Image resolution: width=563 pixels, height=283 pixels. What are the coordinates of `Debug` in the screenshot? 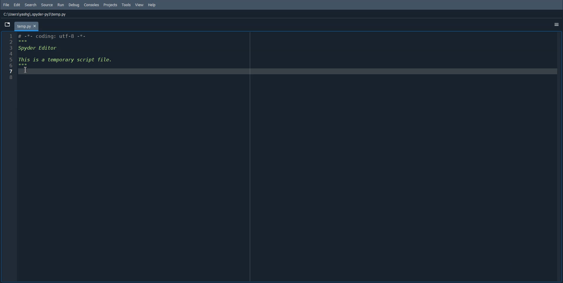 It's located at (75, 5).